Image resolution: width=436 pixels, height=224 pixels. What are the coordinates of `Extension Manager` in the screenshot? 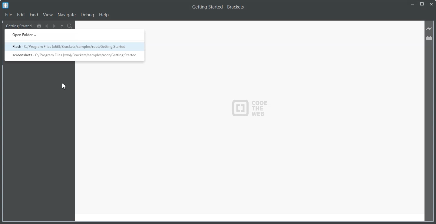 It's located at (429, 38).